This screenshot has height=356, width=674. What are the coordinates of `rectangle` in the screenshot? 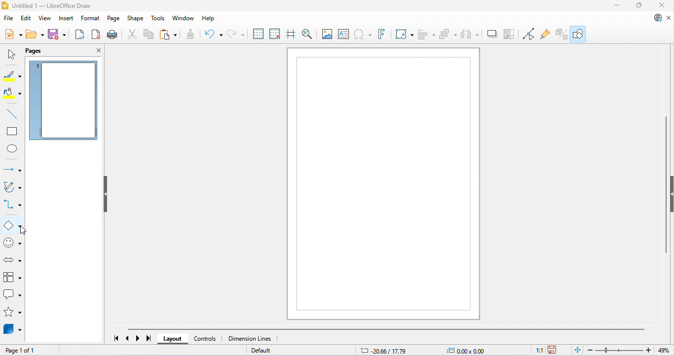 It's located at (13, 132).